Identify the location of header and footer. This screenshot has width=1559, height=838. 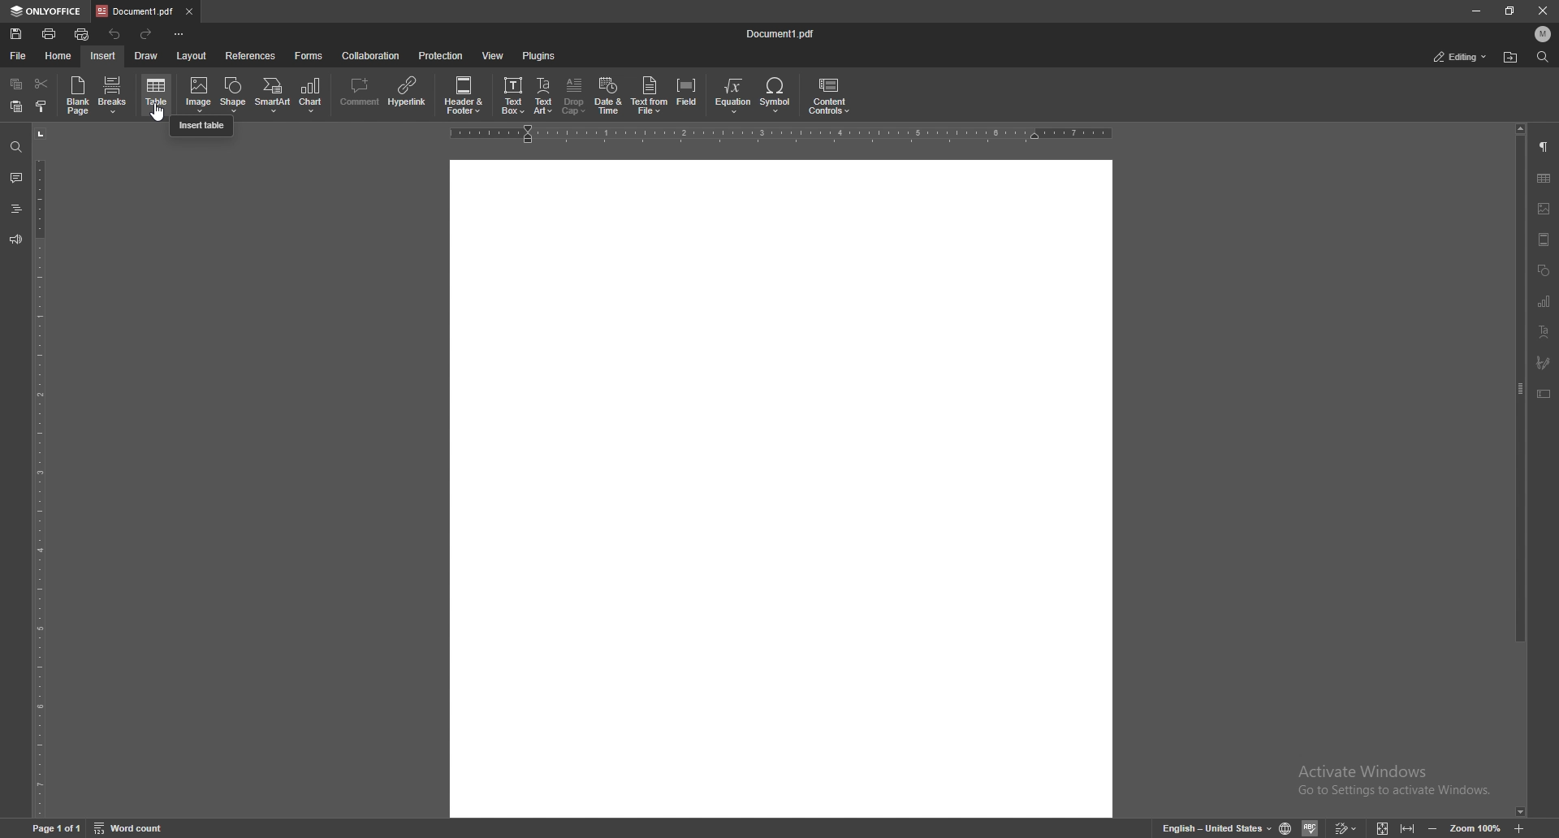
(465, 96).